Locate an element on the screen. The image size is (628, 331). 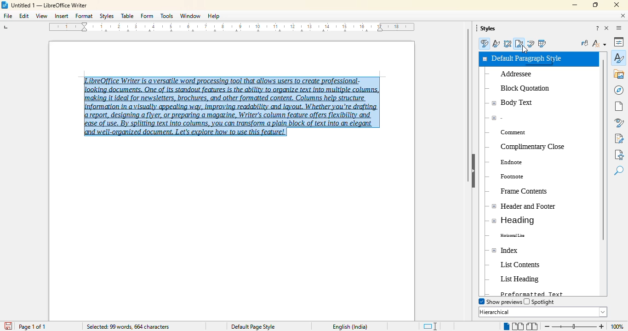
multi-page view is located at coordinates (517, 326).